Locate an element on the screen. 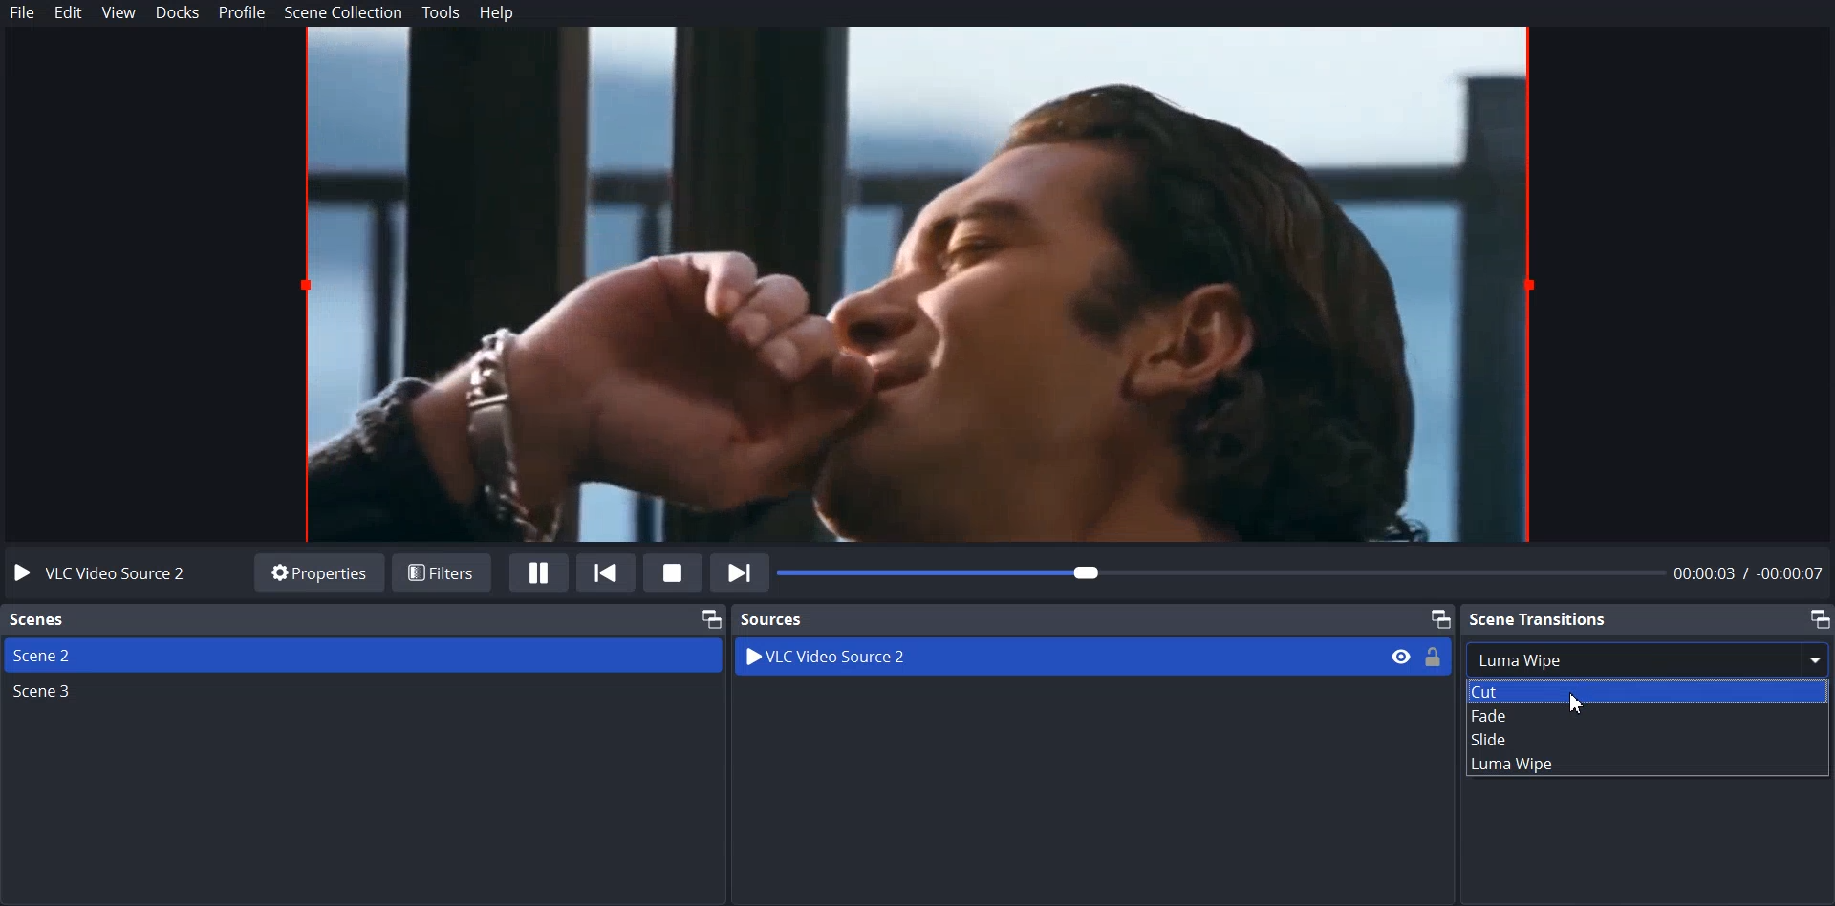 This screenshot has height=906, width=1835. Slide is located at coordinates (1647, 742).